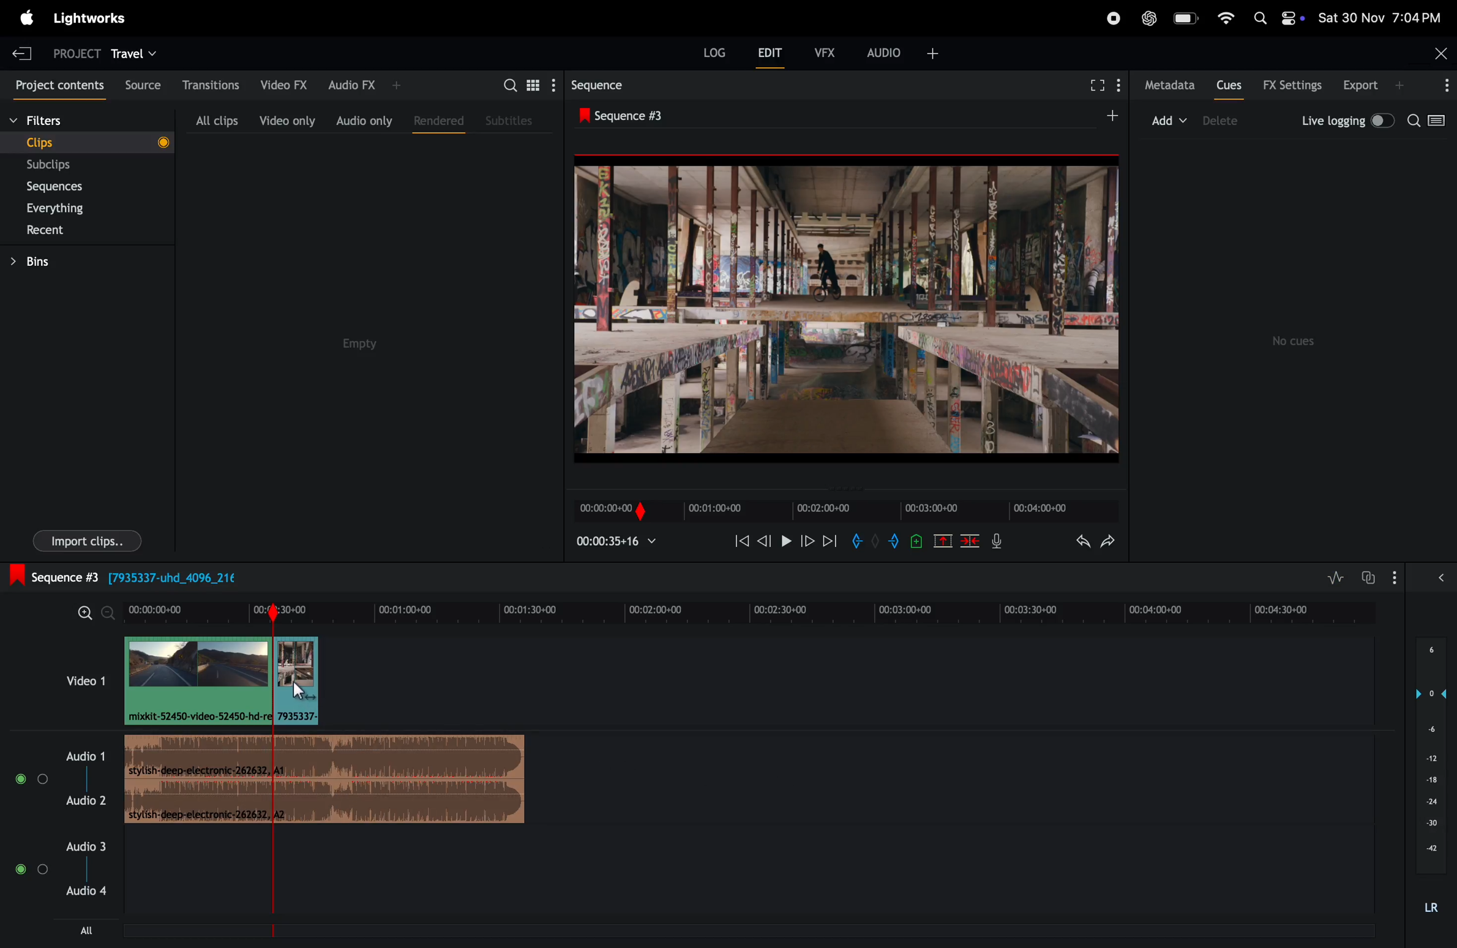 Image resolution: width=1457 pixels, height=948 pixels. What do you see at coordinates (1112, 540) in the screenshot?
I see `redo` at bounding box center [1112, 540].